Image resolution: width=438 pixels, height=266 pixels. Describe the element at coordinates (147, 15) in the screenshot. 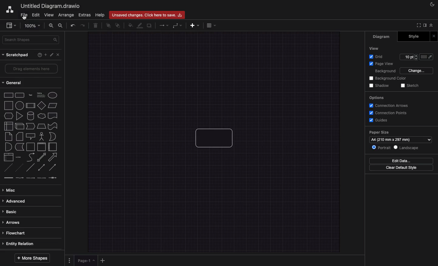

I see `Unsaved changes. Click here to save.` at that location.